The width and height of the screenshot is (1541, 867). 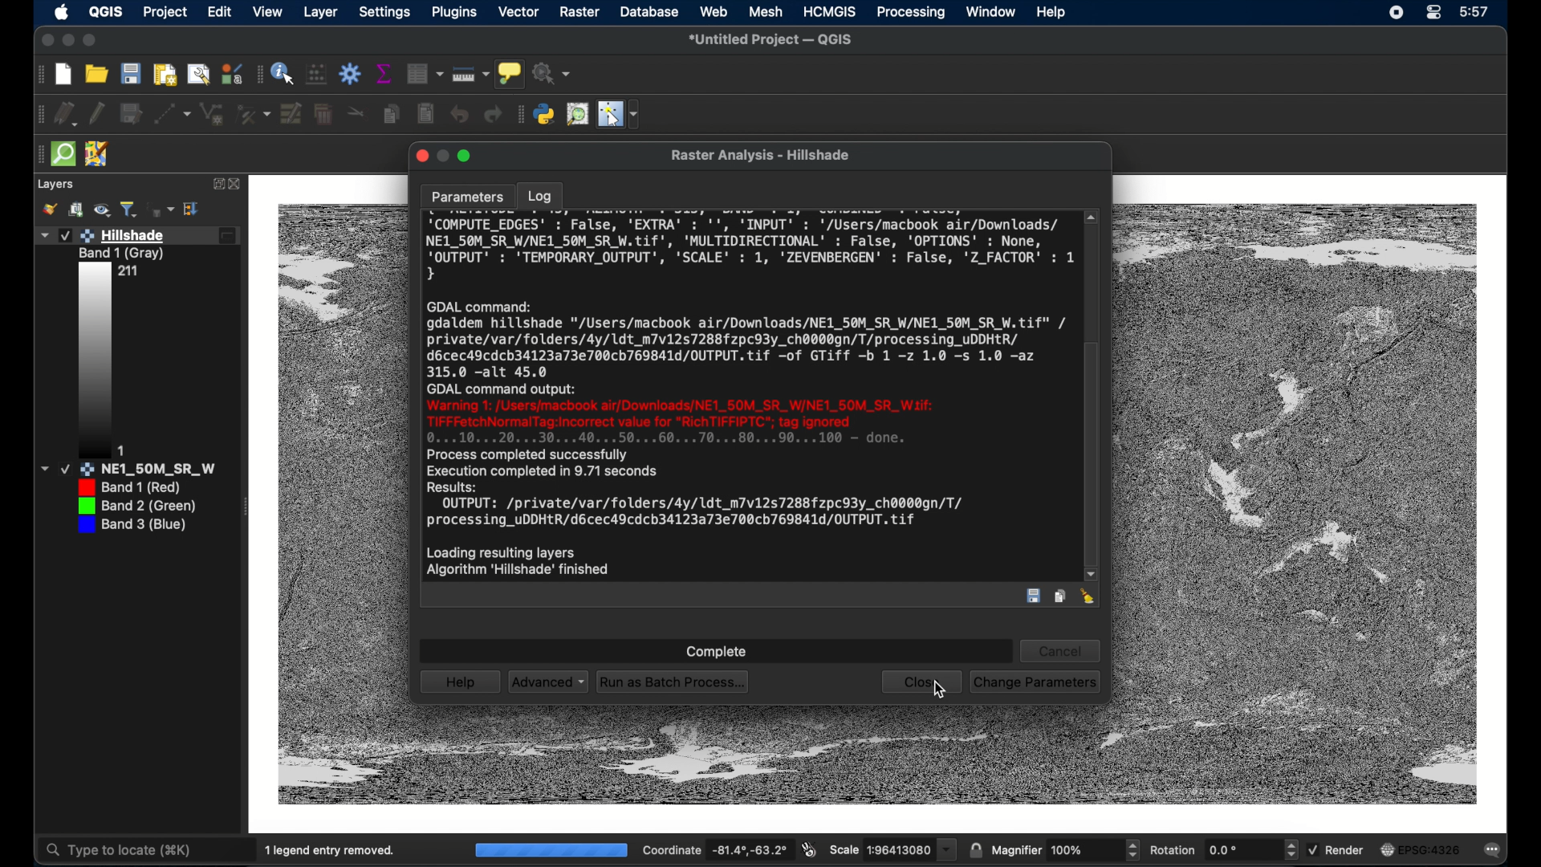 What do you see at coordinates (317, 75) in the screenshot?
I see `open field calculator` at bounding box center [317, 75].